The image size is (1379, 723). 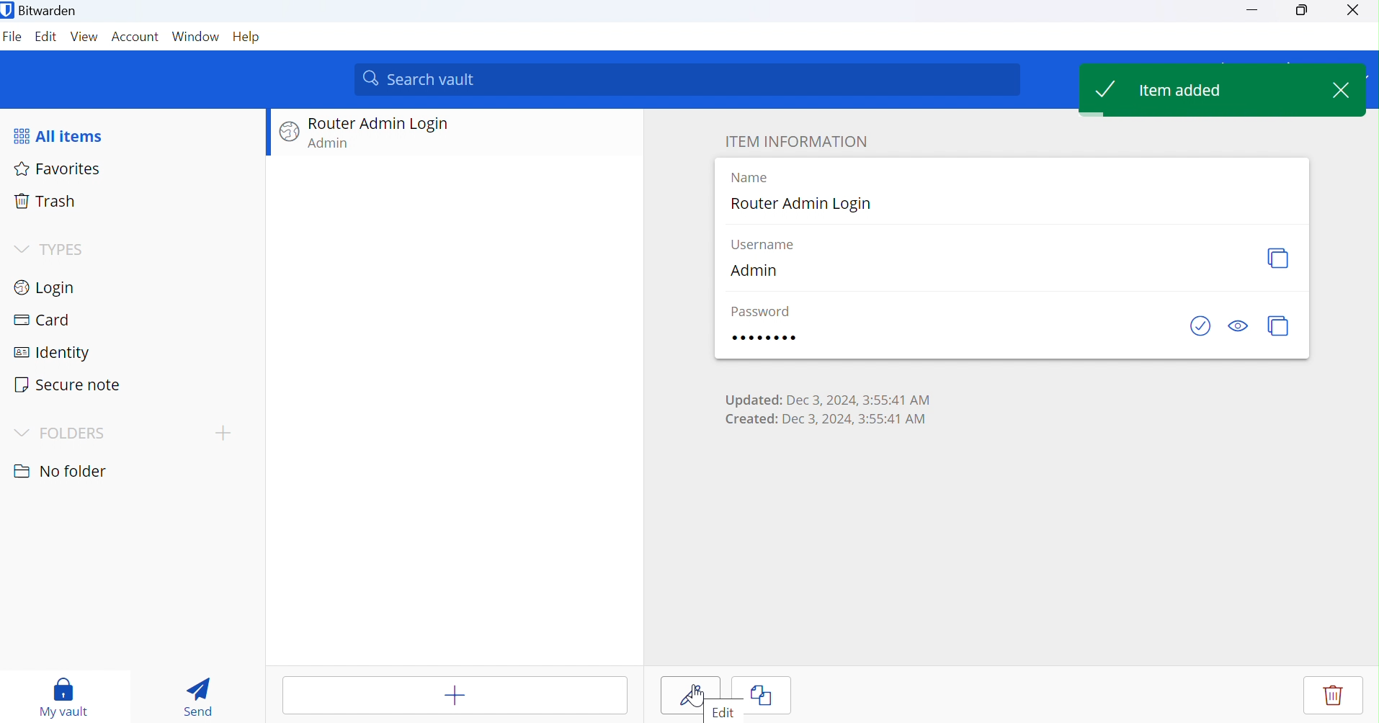 I want to click on Trash, so click(x=46, y=203).